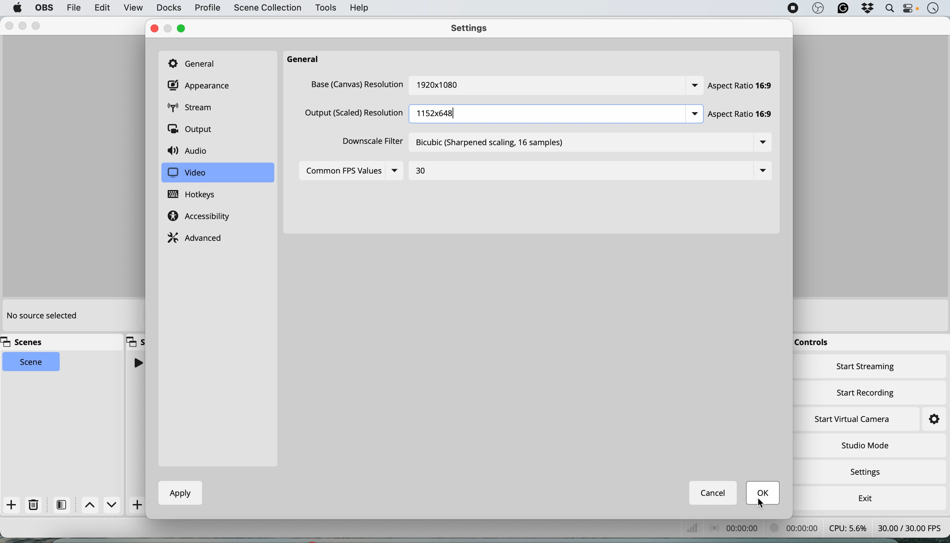 This screenshot has width=950, height=543. I want to click on exit, so click(863, 496).